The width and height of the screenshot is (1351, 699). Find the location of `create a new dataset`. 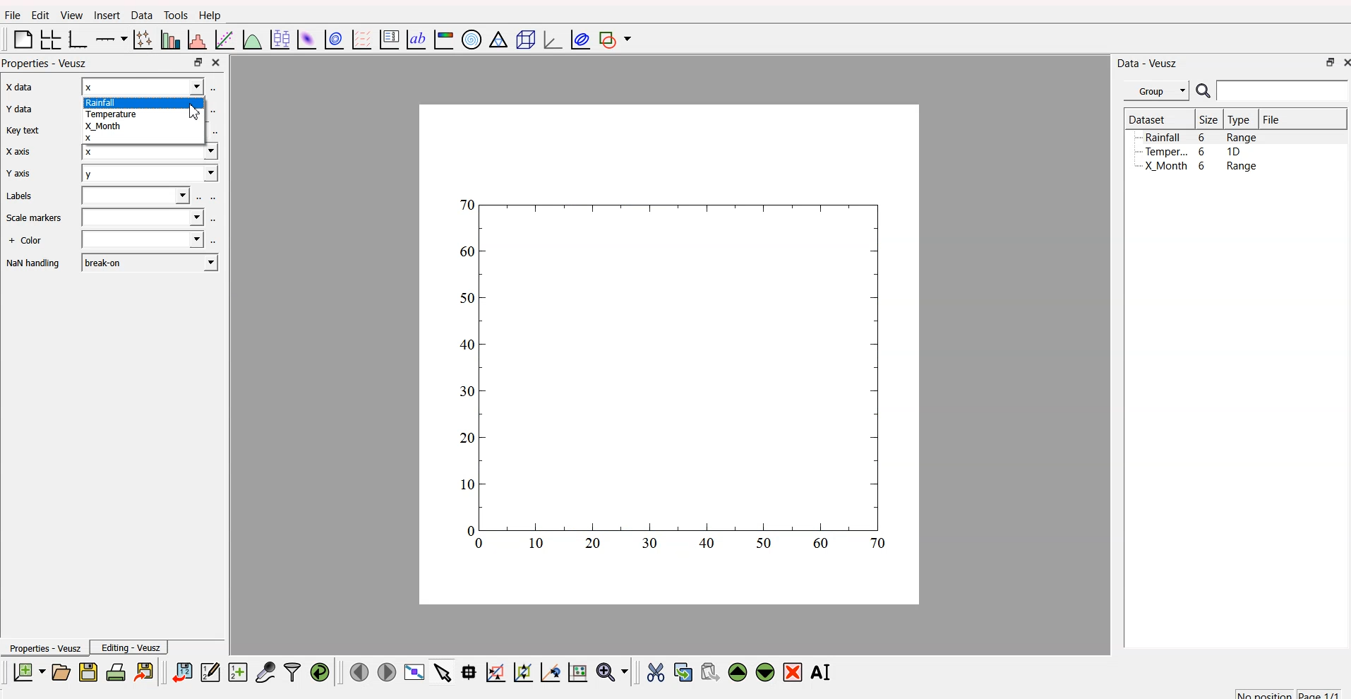

create a new dataset is located at coordinates (237, 671).